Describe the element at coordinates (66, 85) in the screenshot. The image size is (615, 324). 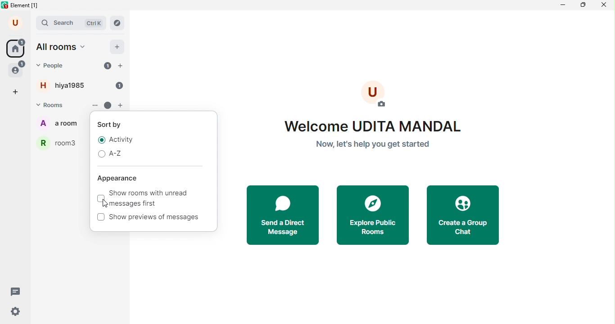
I see `hiya1985` at that location.